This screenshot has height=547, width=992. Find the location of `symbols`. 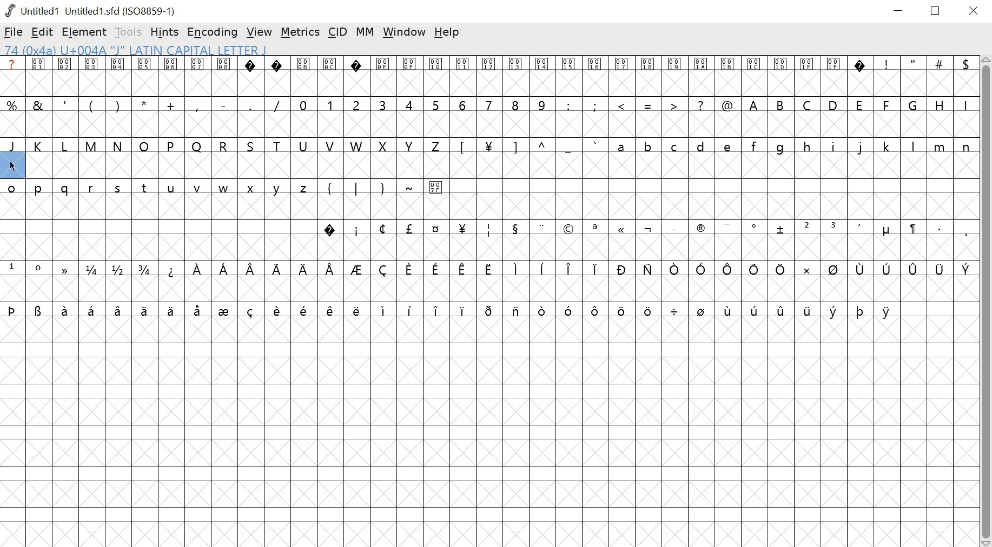

symbols is located at coordinates (381, 188).